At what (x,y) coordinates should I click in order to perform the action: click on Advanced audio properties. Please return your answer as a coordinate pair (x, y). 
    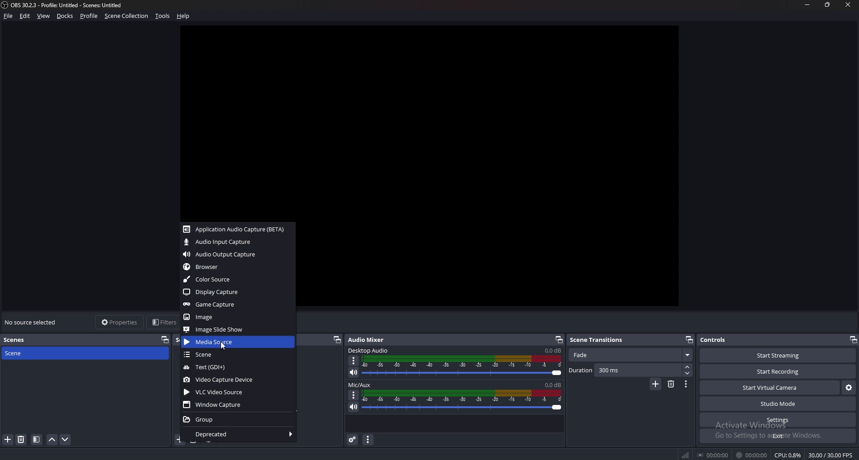
    Looking at the image, I should click on (353, 439).